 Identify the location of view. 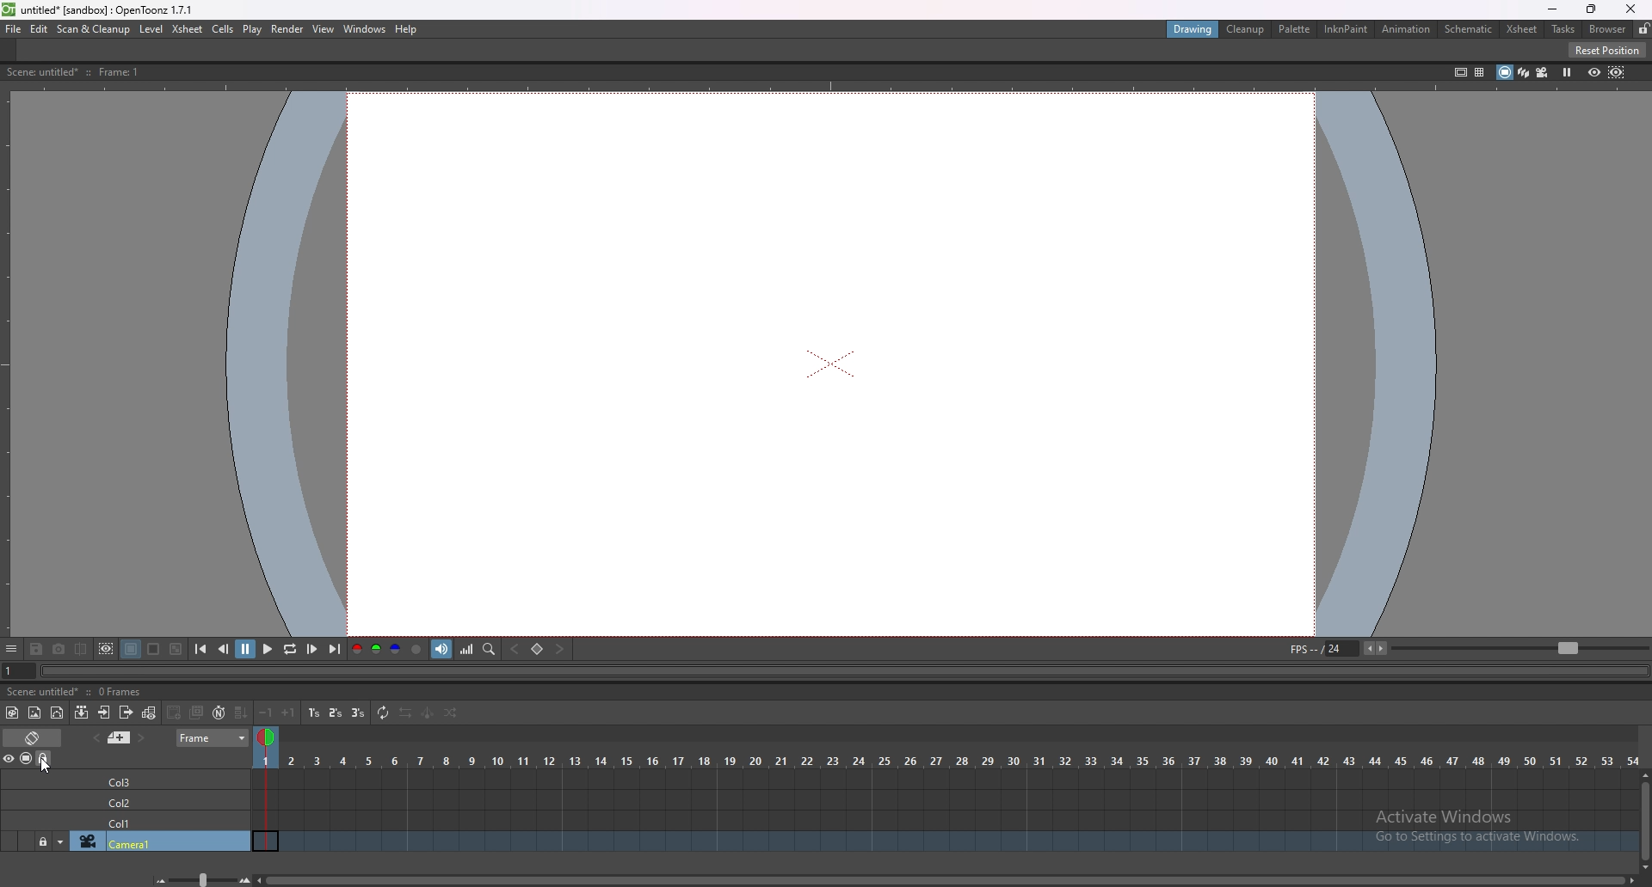
(324, 29).